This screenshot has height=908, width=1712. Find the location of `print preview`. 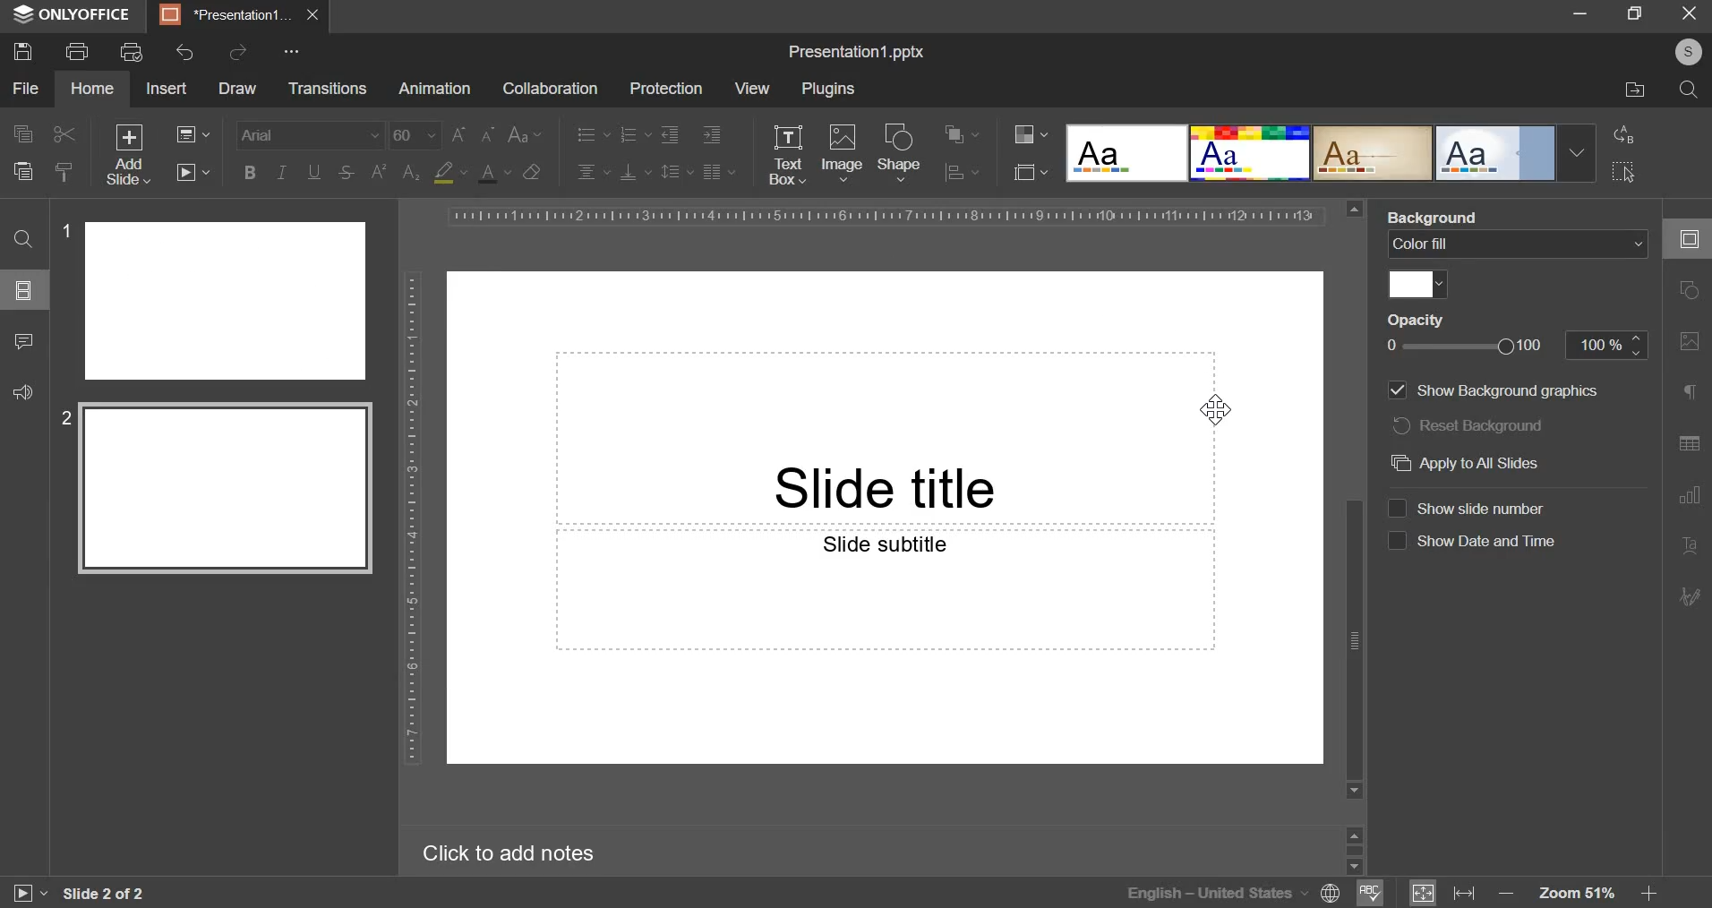

print preview is located at coordinates (132, 52).